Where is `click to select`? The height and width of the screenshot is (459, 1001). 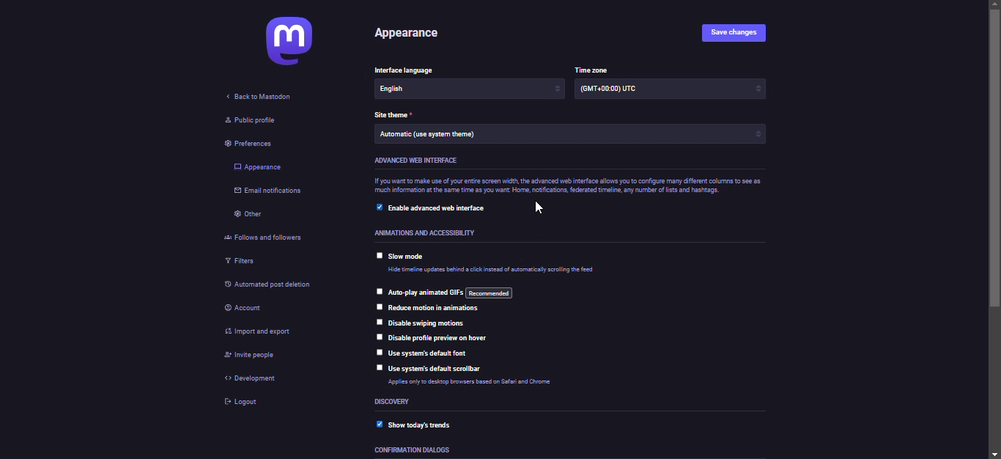 click to select is located at coordinates (377, 254).